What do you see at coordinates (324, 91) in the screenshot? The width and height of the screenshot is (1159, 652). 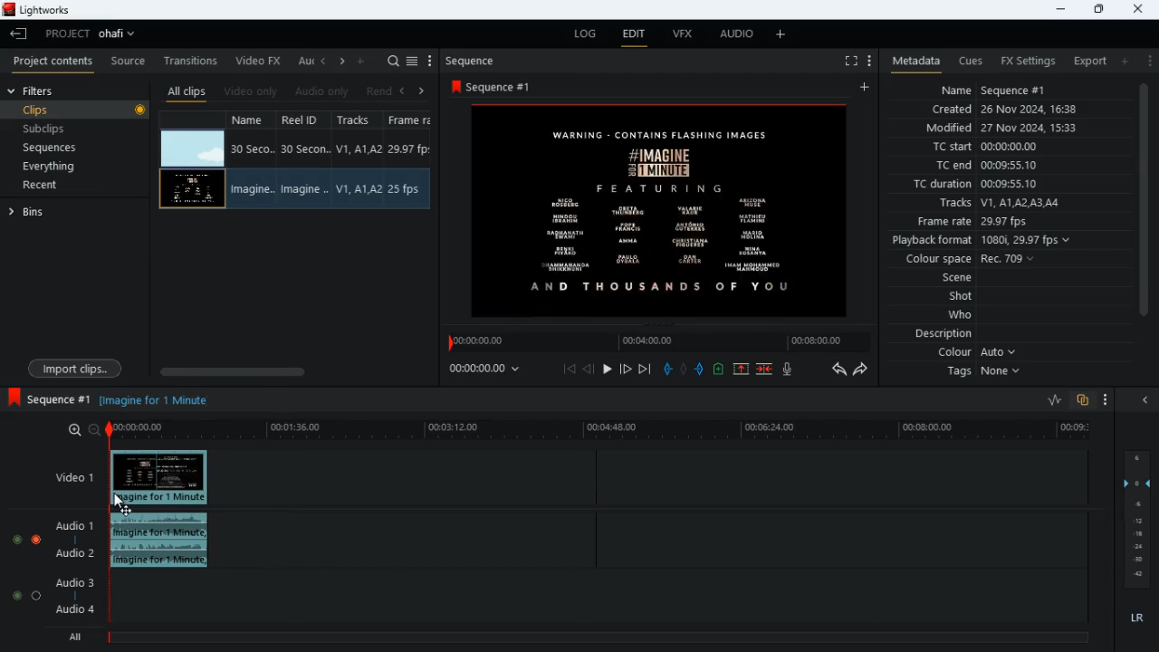 I see `audio only` at bounding box center [324, 91].